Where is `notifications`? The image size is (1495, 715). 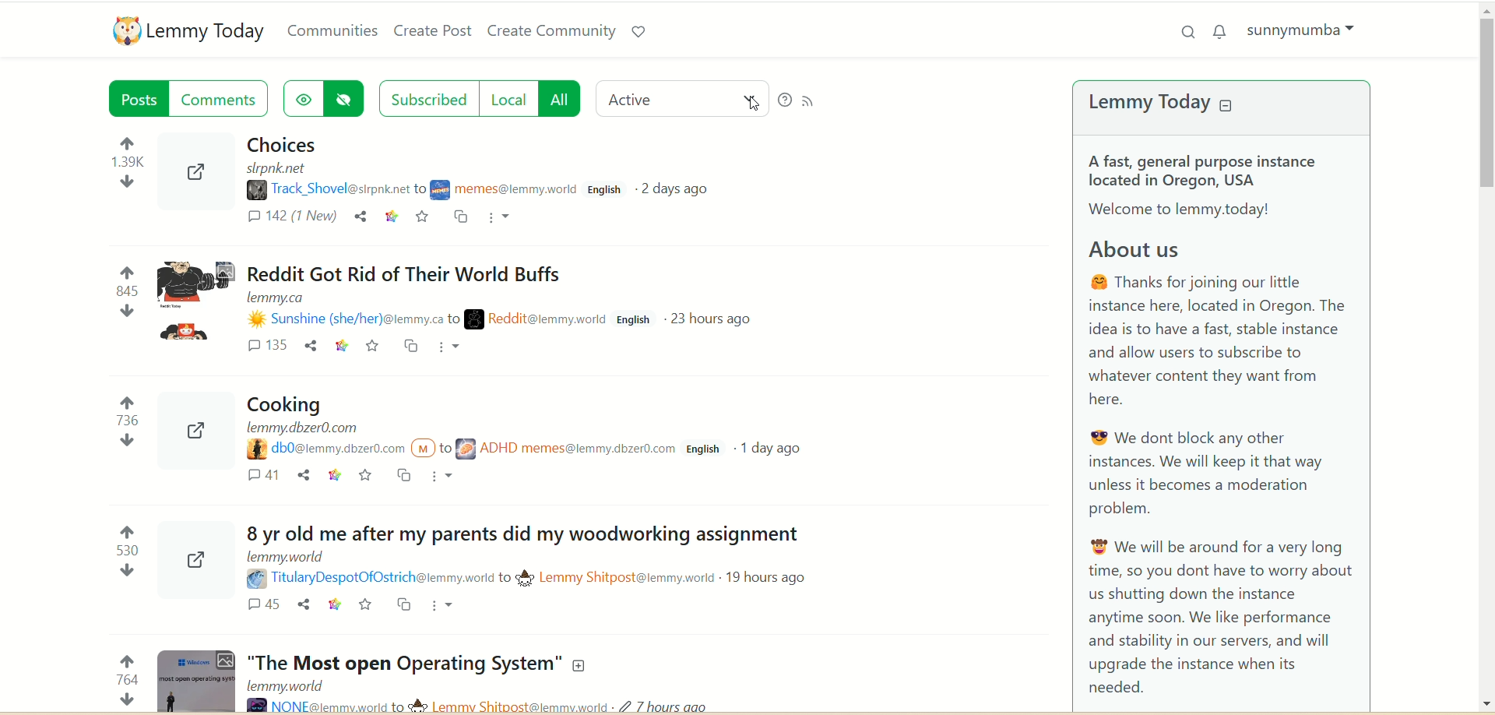 notifications is located at coordinates (1223, 30).